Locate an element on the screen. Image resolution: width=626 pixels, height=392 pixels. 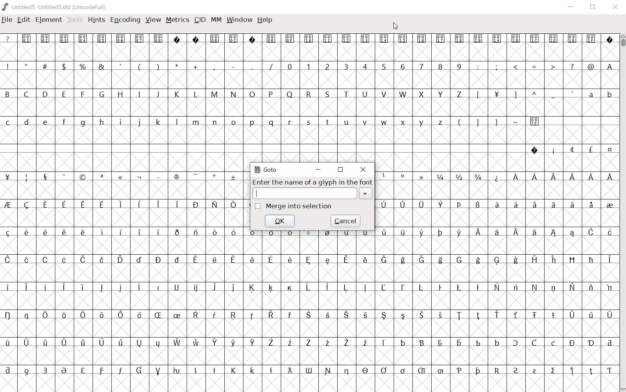
3 is located at coordinates (346, 66).